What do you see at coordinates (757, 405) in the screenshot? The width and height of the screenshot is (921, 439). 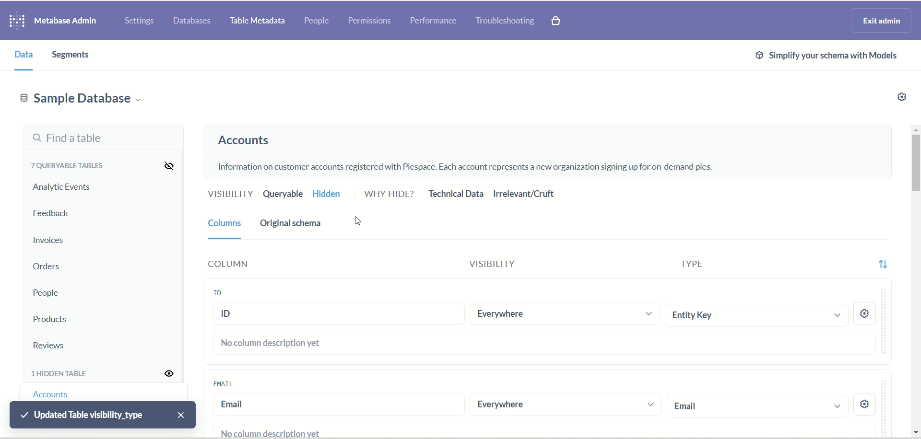 I see `email type` at bounding box center [757, 405].